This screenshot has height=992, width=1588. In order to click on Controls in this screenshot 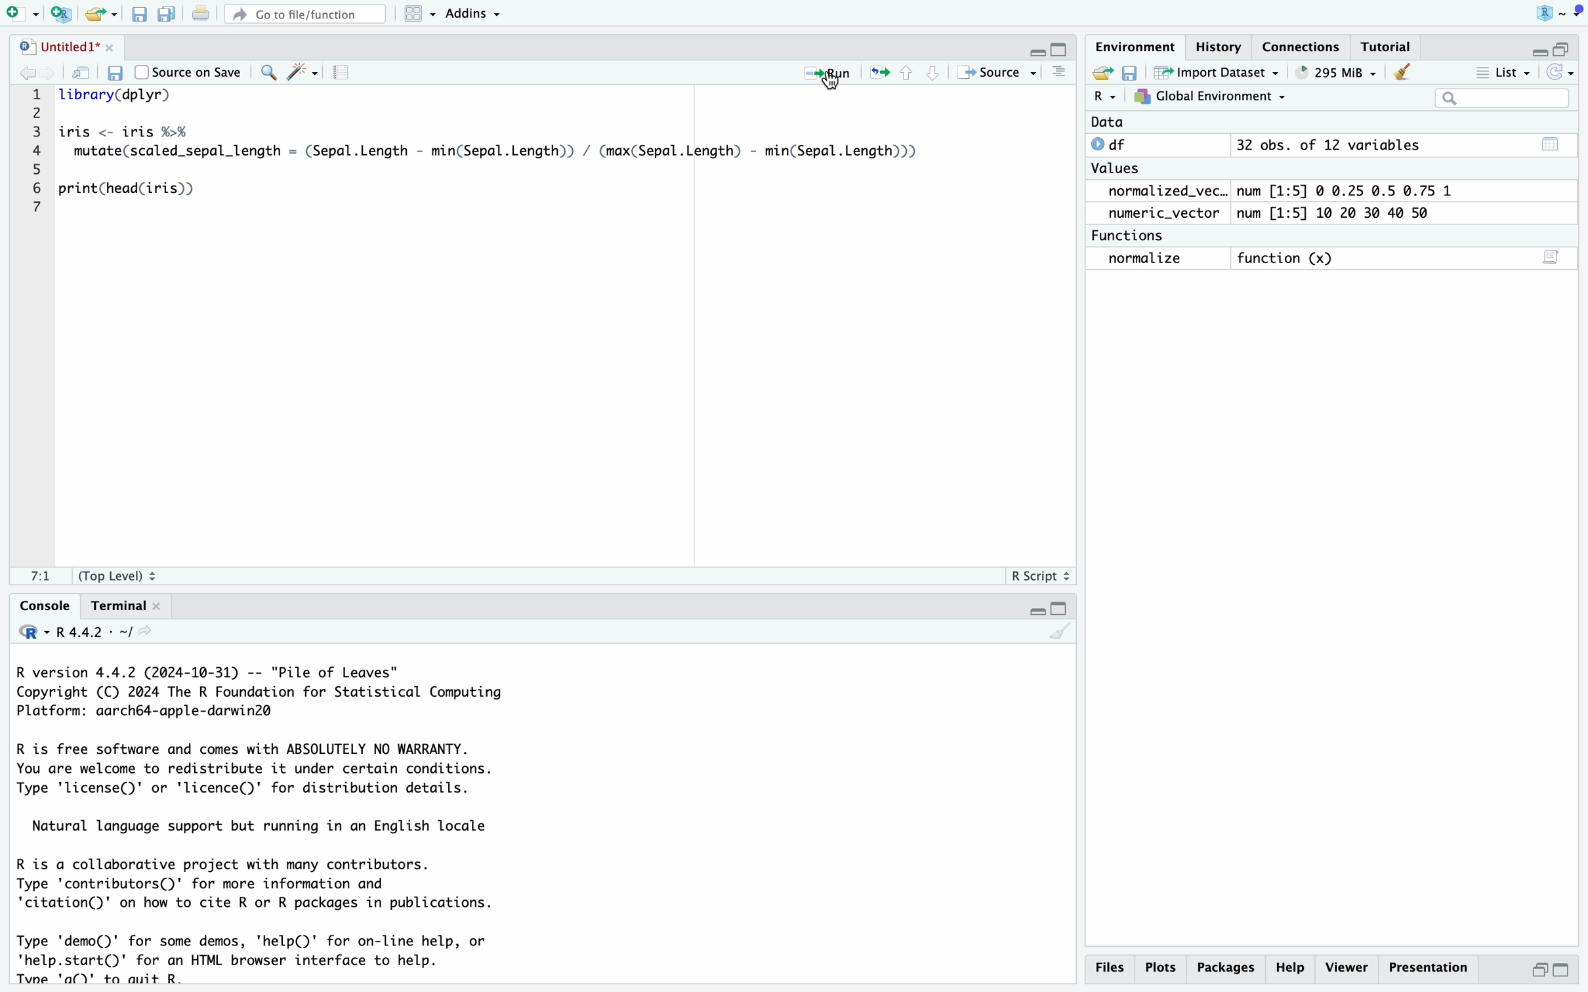, I will do `click(906, 72)`.